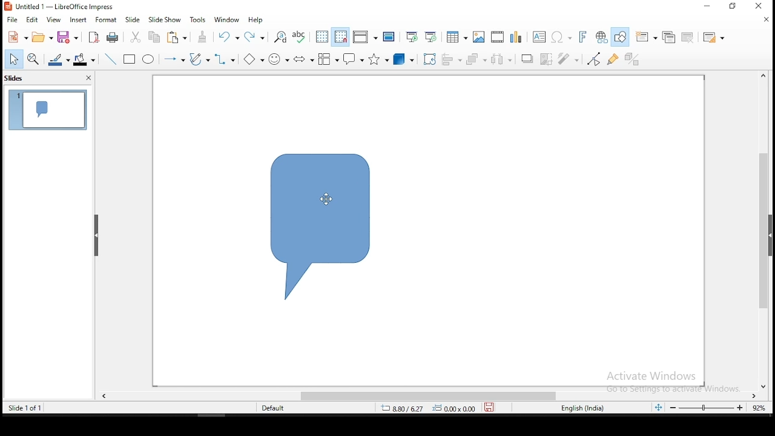 The height and width of the screenshot is (436, 775). What do you see at coordinates (595, 59) in the screenshot?
I see `toggle point edit mode` at bounding box center [595, 59].